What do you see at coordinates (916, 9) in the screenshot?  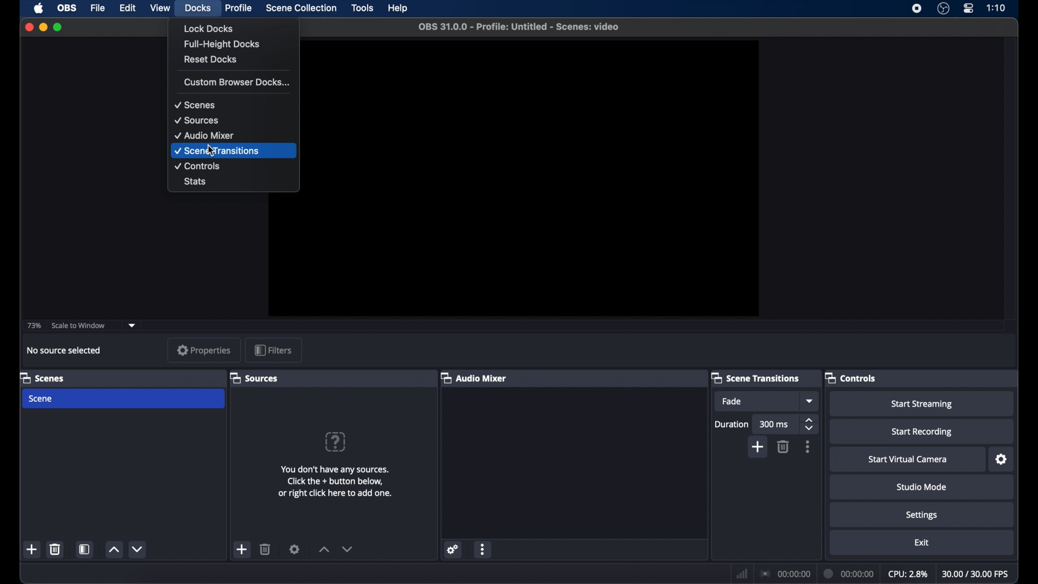 I see `screen recorder icon` at bounding box center [916, 9].